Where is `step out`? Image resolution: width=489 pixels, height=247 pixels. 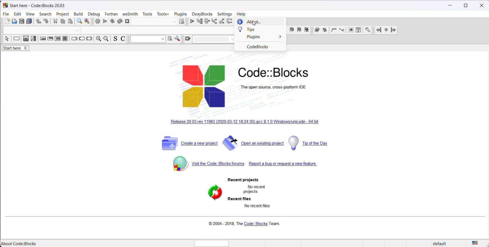
step out is located at coordinates (221, 22).